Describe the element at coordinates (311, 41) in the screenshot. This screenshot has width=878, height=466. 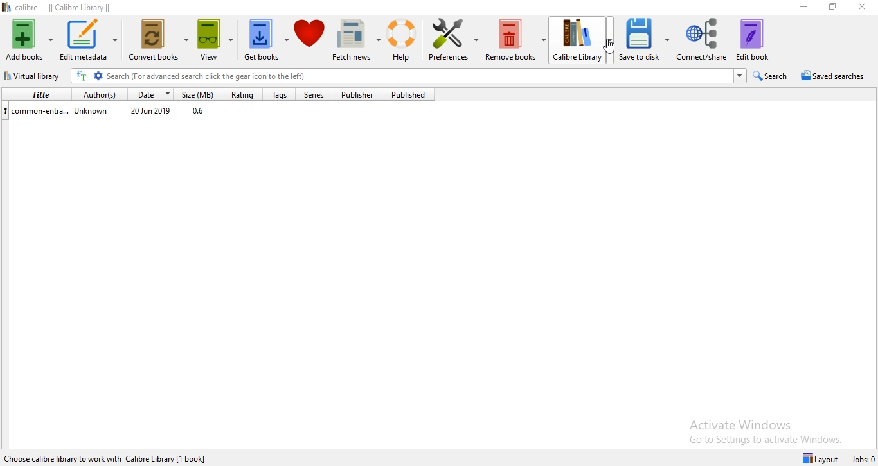
I see `Donate to calibre` at that location.